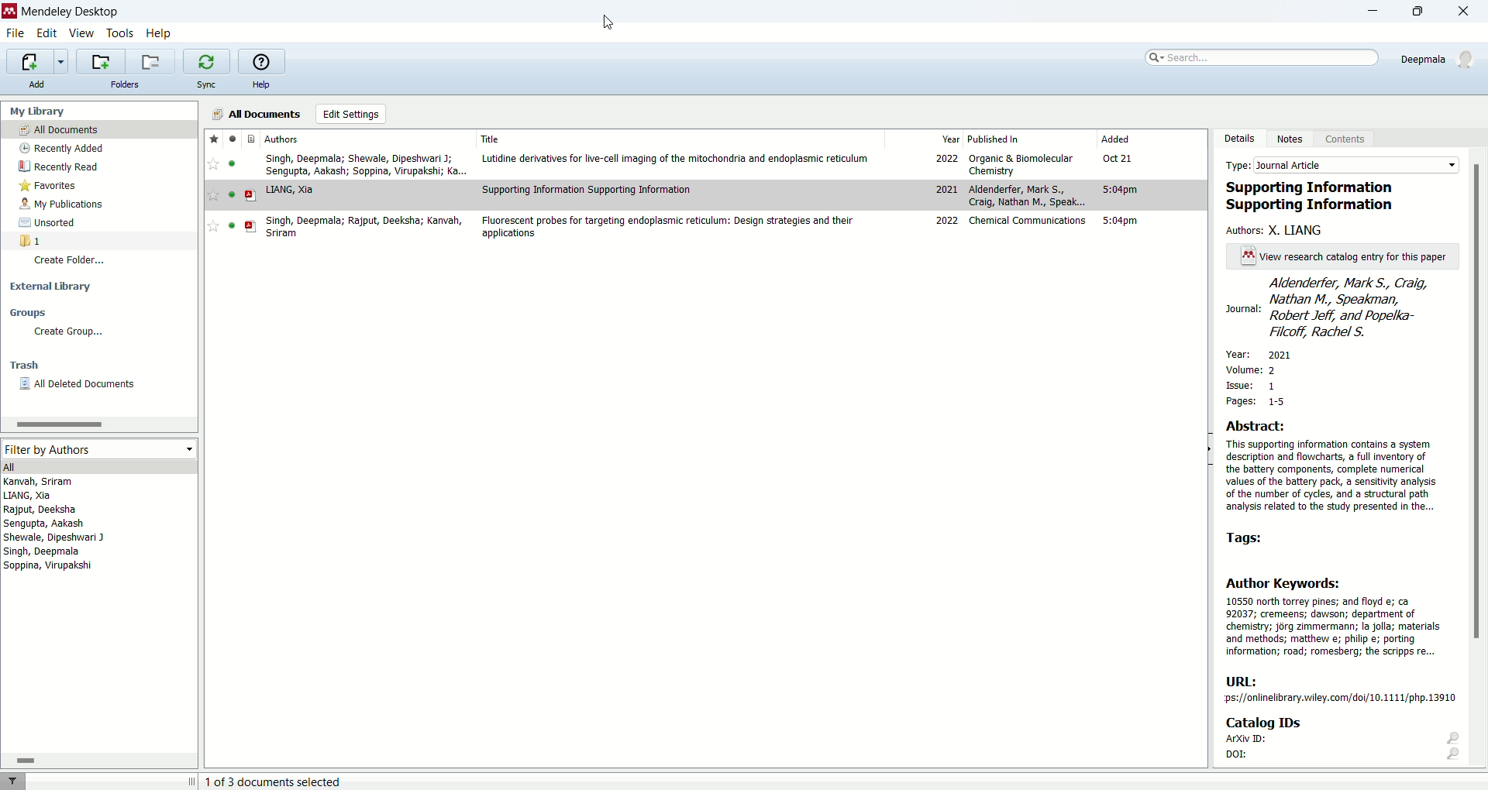 The image size is (1488, 790). I want to click on edit settings, so click(350, 114).